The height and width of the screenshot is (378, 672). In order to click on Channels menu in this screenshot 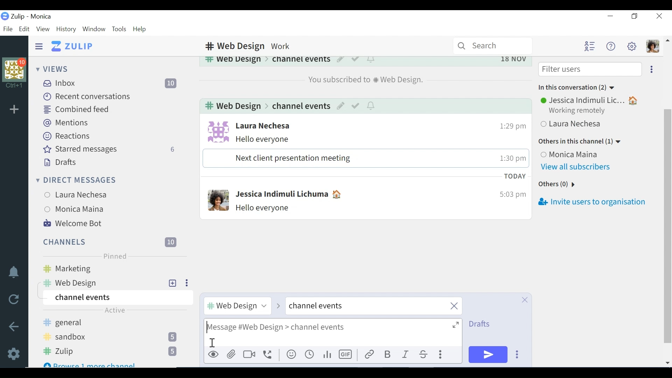, I will do `click(108, 241)`.